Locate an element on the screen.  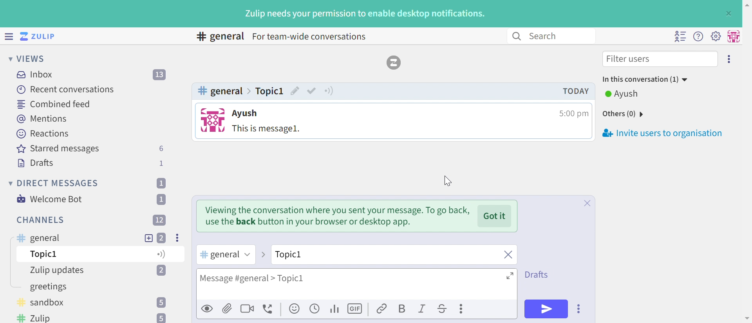
Filter users is located at coordinates (630, 60).